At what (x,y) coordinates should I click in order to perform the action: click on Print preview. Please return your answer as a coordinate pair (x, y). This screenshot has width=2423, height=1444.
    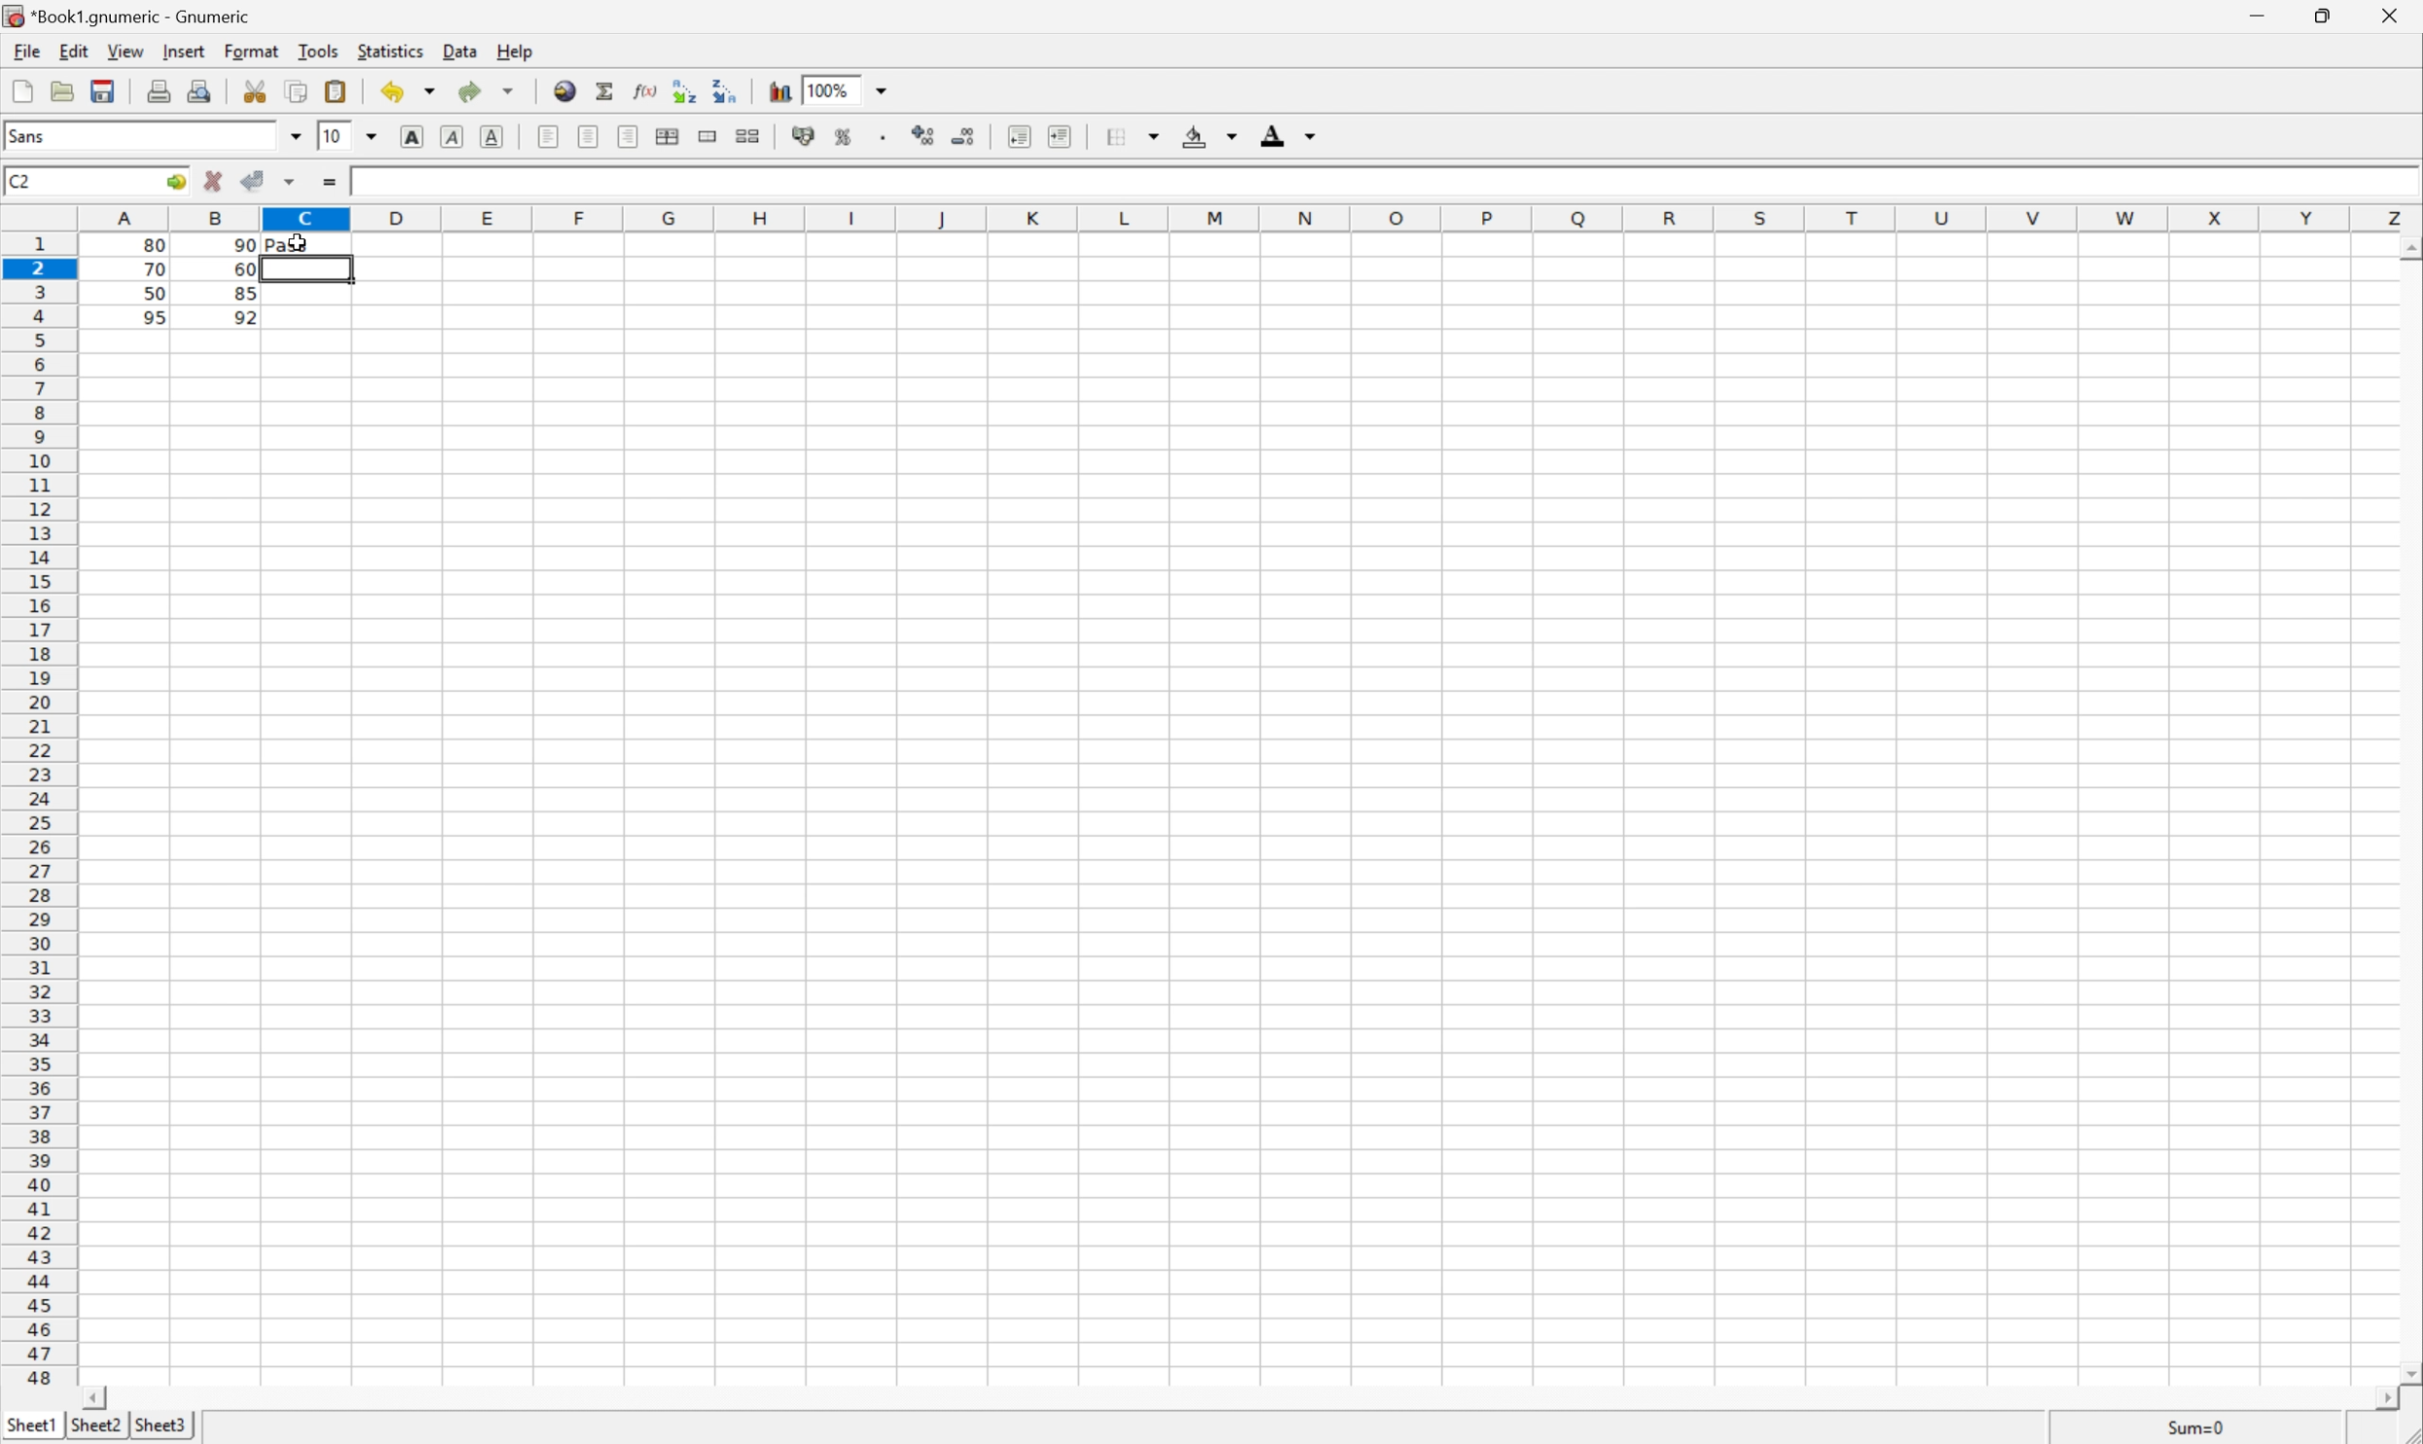
    Looking at the image, I should click on (200, 91).